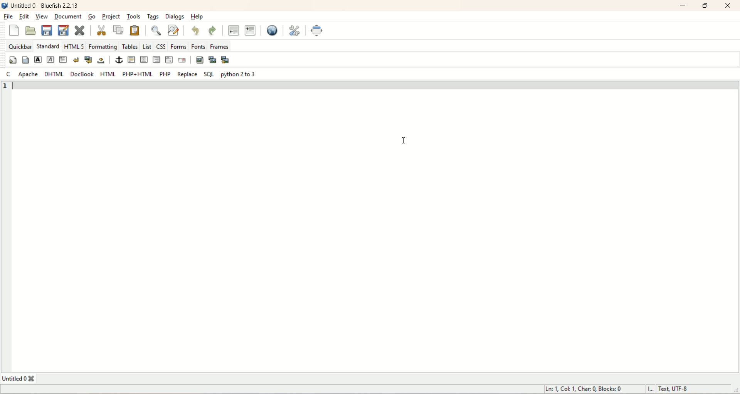  I want to click on dialogs, so click(174, 17).